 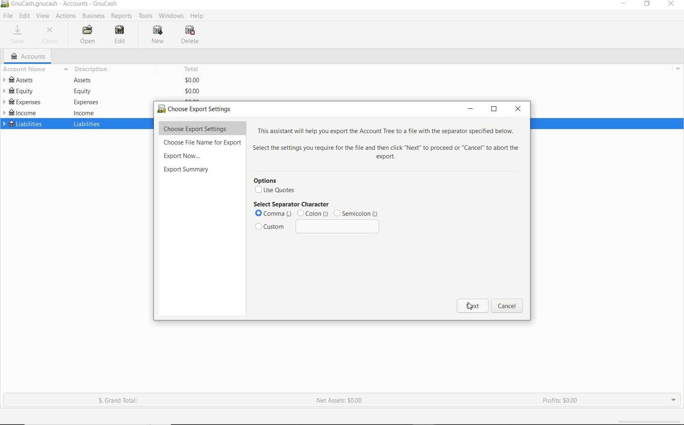 What do you see at coordinates (89, 70) in the screenshot?
I see `DESCRIPTION` at bounding box center [89, 70].